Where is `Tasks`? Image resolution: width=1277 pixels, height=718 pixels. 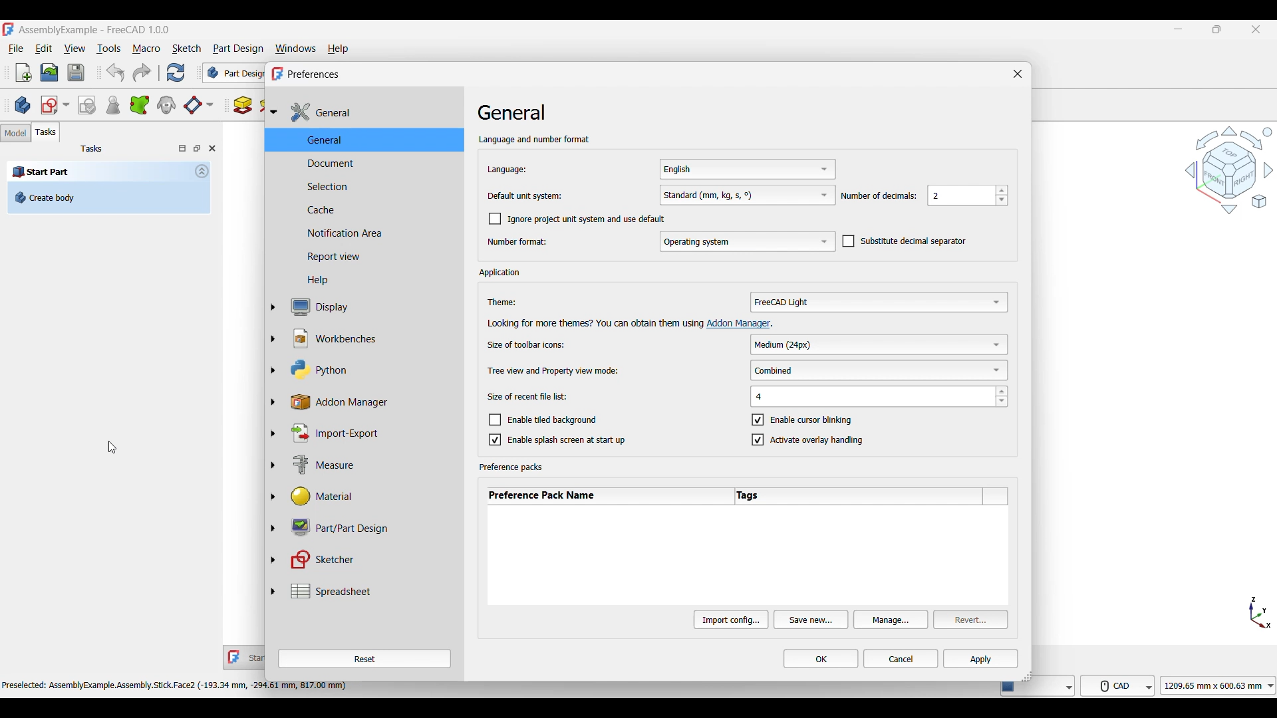
Tasks is located at coordinates (46, 132).